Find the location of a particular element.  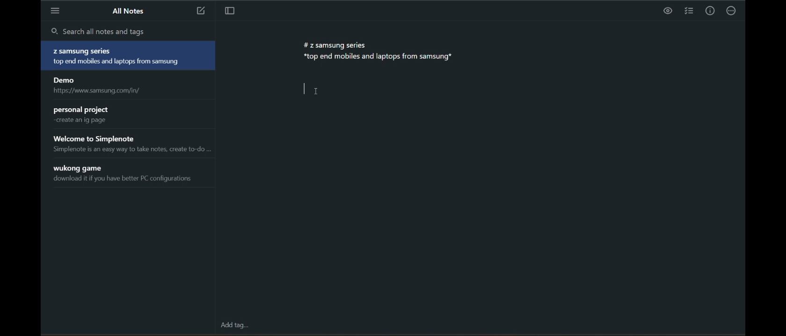

menu is located at coordinates (57, 11).